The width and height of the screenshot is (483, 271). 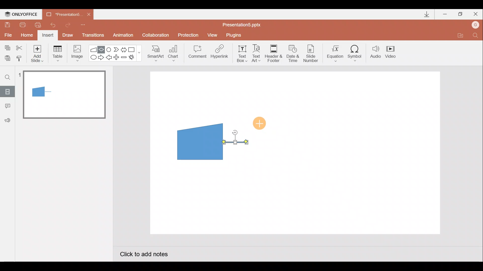 What do you see at coordinates (157, 36) in the screenshot?
I see `Collaboration` at bounding box center [157, 36].